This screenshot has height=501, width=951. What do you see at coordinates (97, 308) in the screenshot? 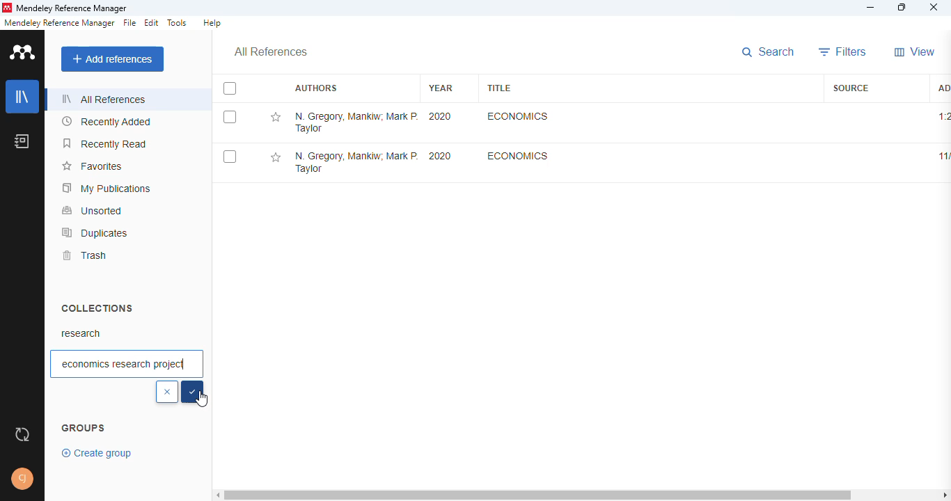
I see `collections` at bounding box center [97, 308].